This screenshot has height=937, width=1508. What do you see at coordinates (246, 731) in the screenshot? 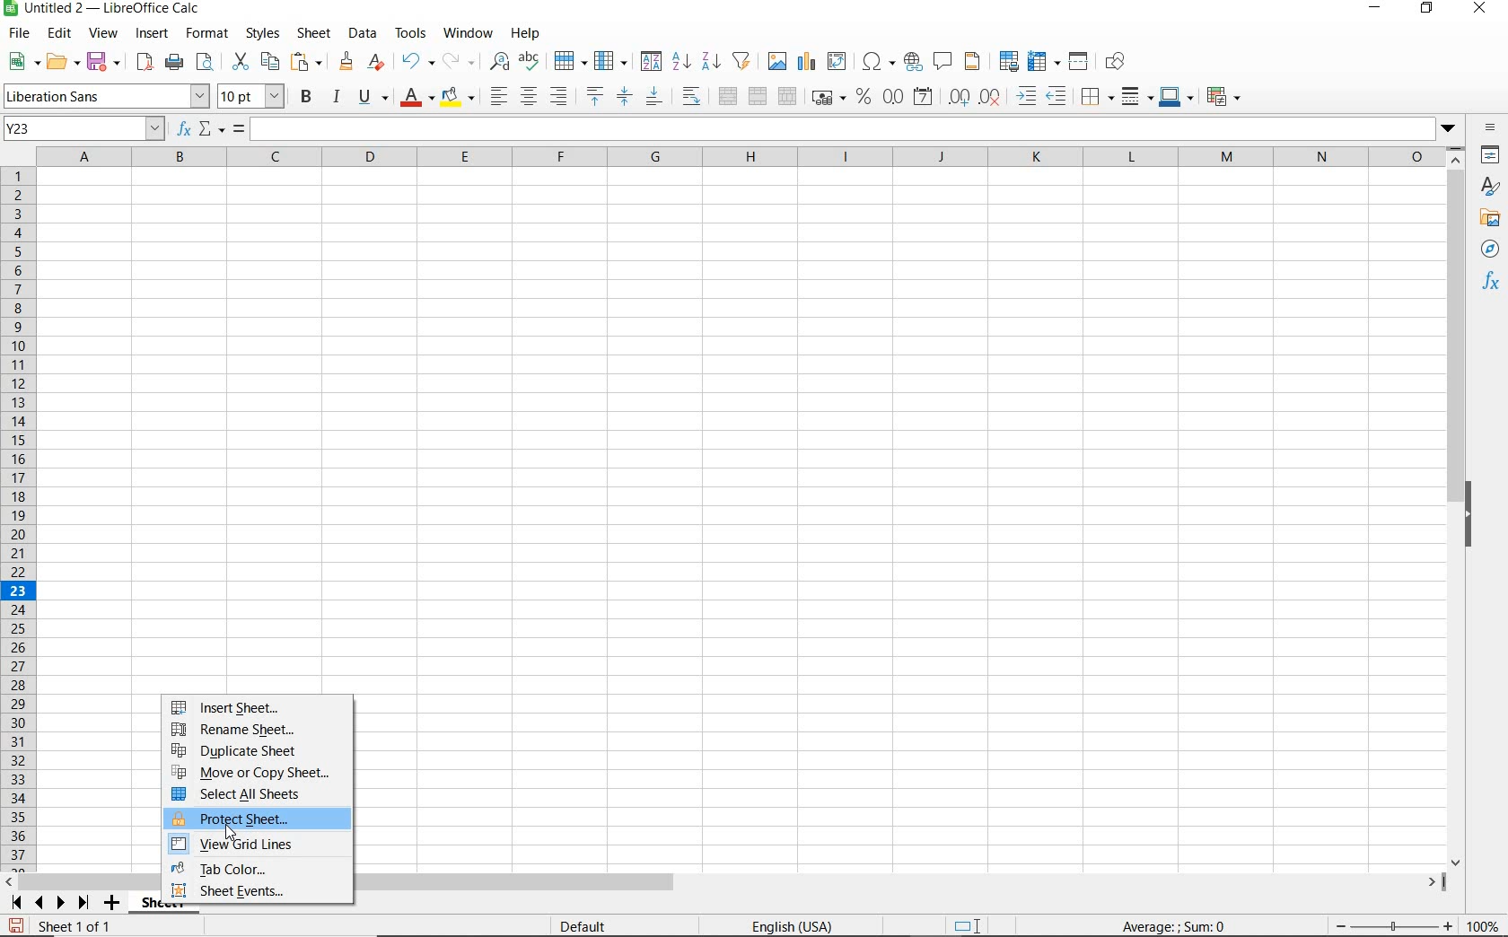
I see `RENAME SHEET` at bounding box center [246, 731].